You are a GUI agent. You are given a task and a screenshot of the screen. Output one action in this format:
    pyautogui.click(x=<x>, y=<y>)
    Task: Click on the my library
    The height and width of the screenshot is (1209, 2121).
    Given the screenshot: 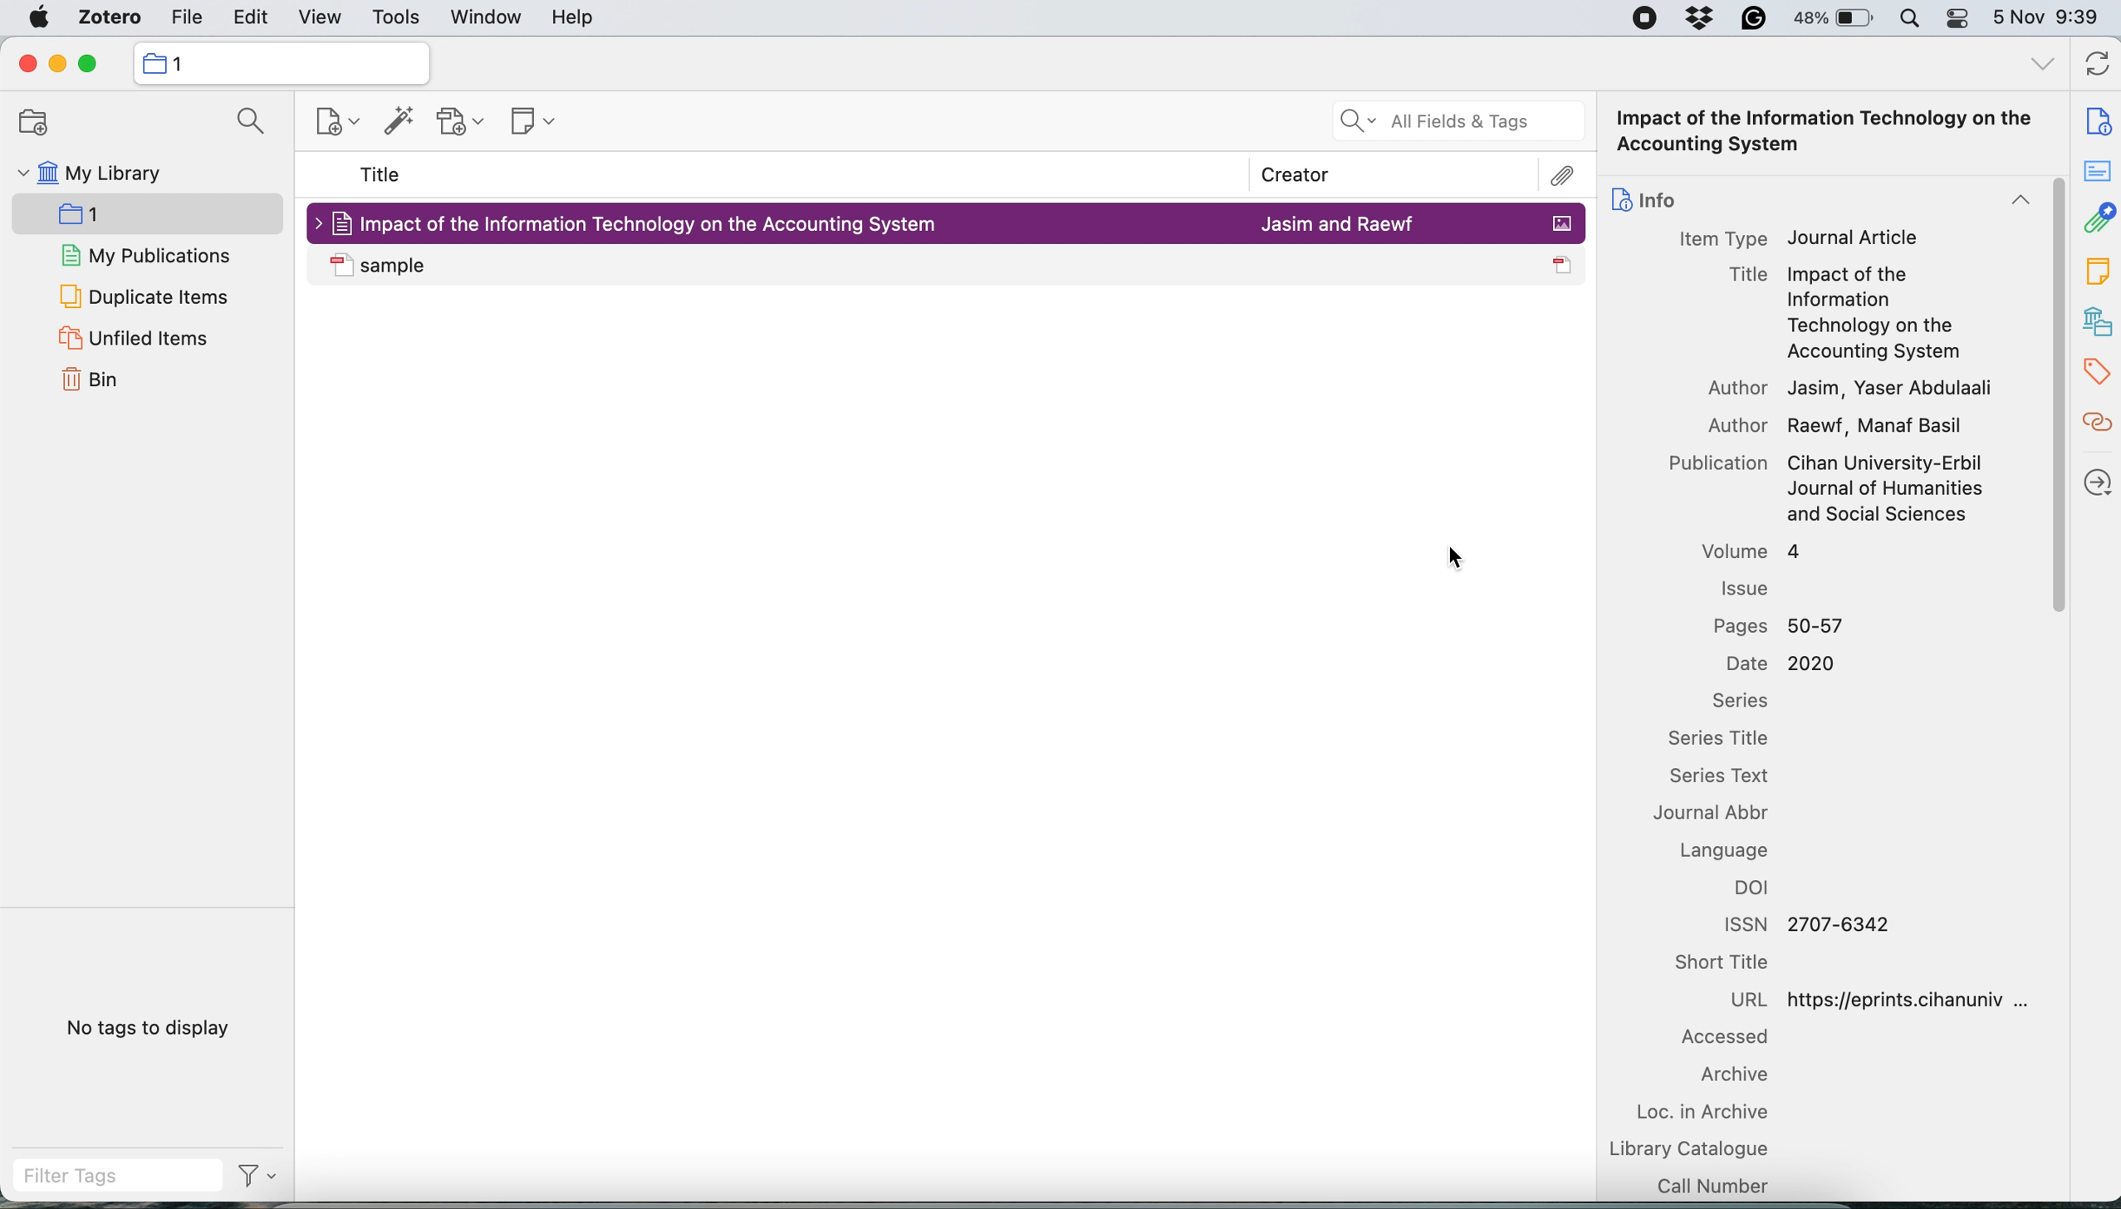 What is the action you would take?
    pyautogui.click(x=108, y=174)
    